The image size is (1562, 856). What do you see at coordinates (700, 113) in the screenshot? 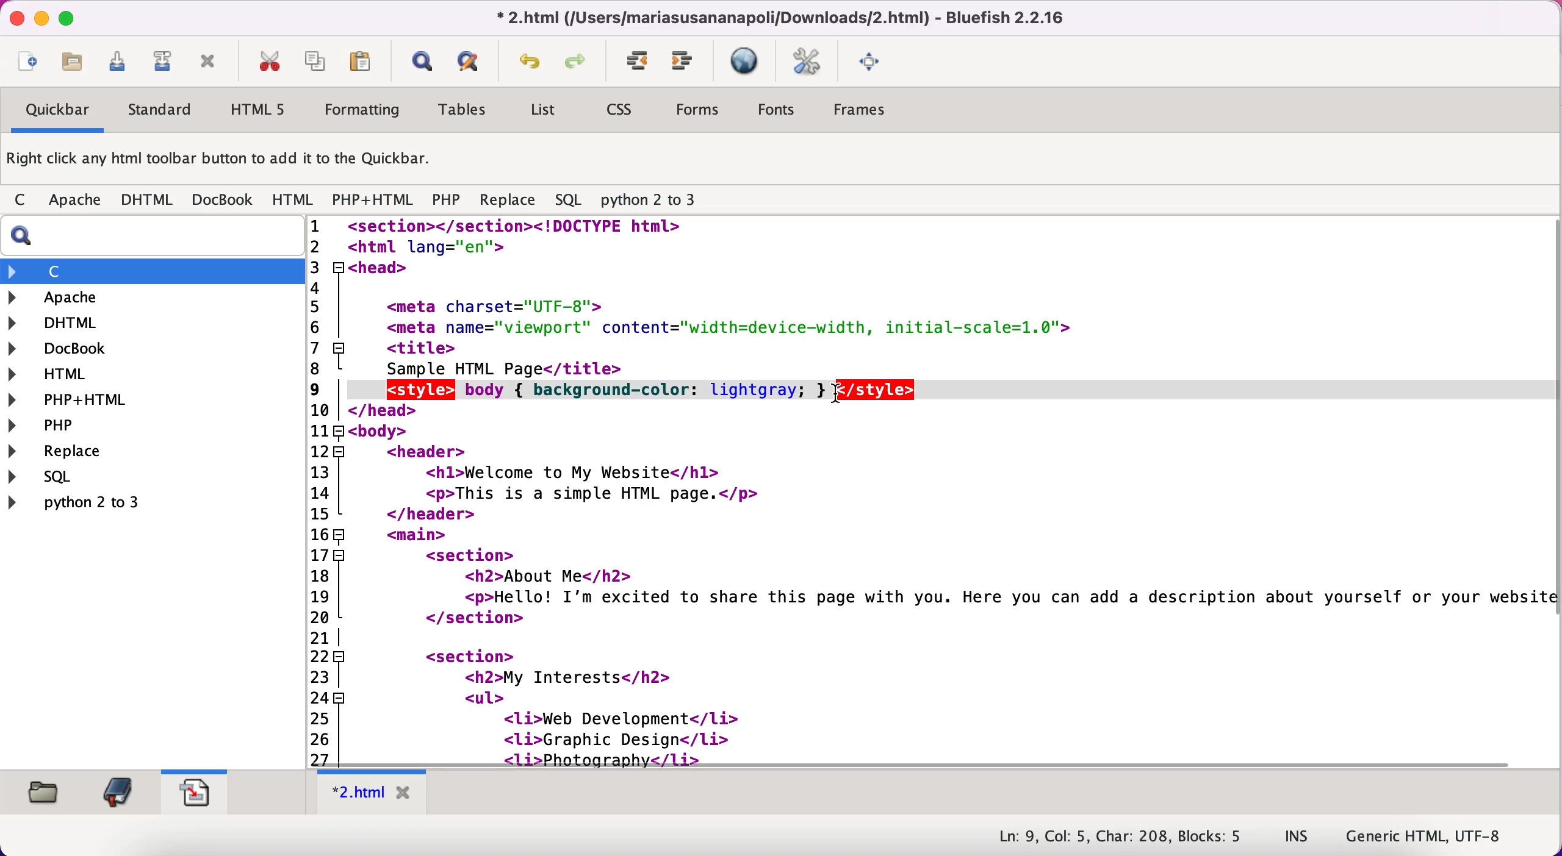
I see `forms` at bounding box center [700, 113].